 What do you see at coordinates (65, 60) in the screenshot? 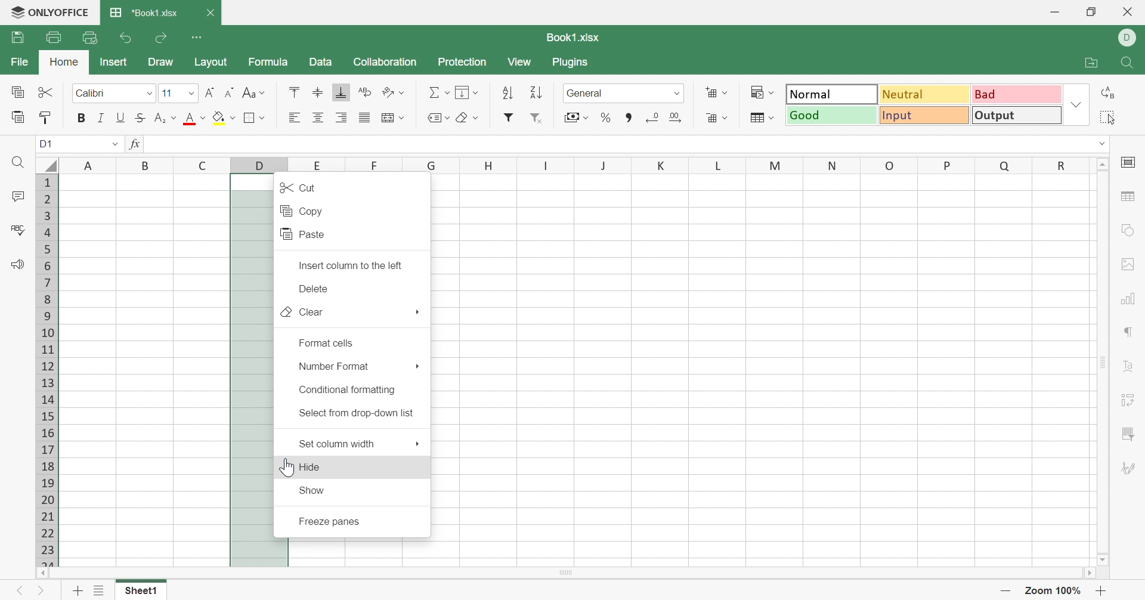
I see `Home` at bounding box center [65, 60].